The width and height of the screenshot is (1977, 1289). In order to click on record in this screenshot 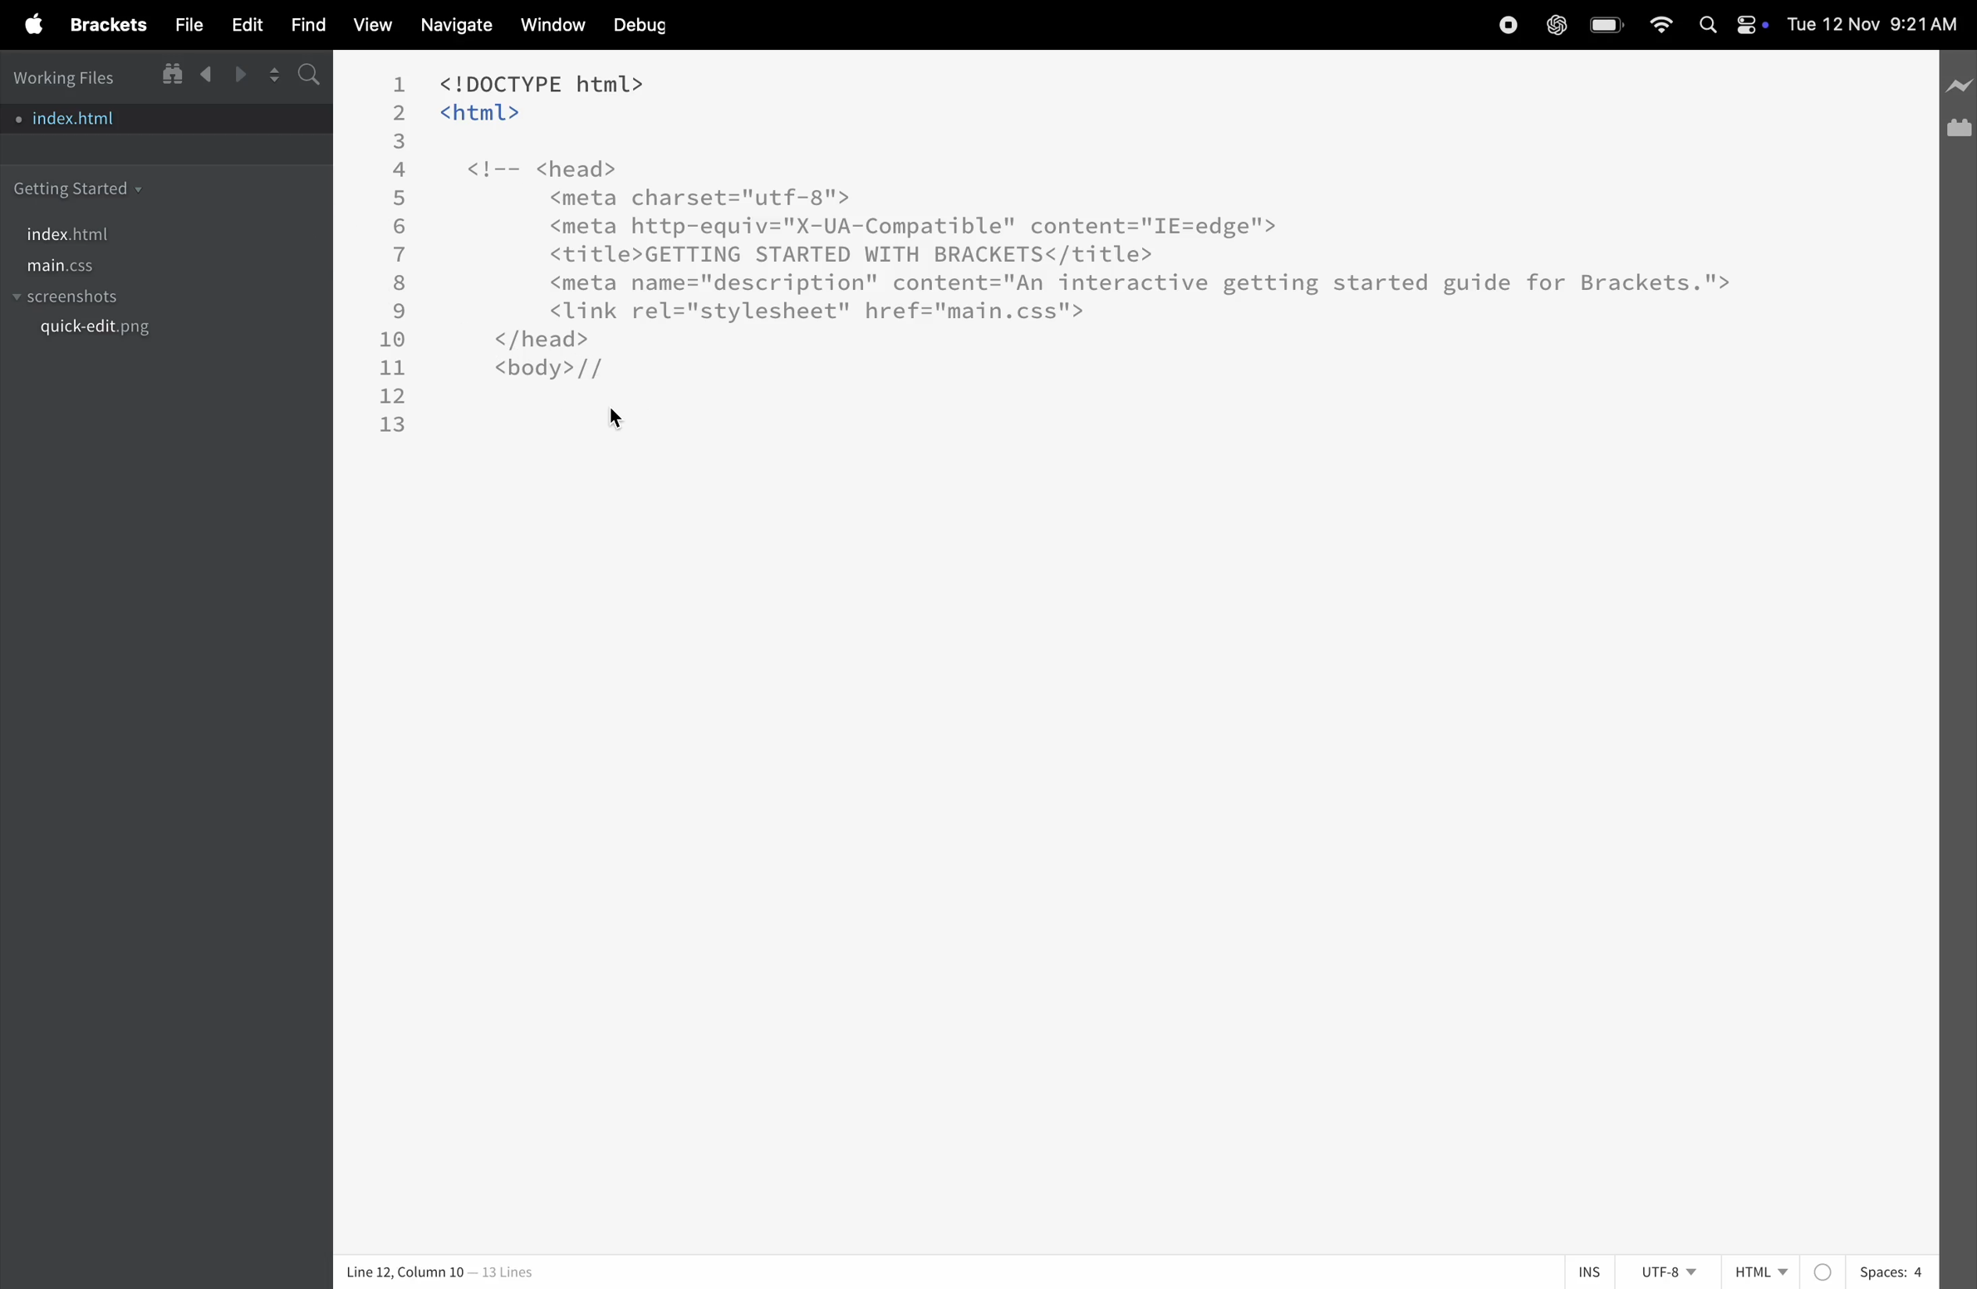, I will do `click(1505, 25)`.